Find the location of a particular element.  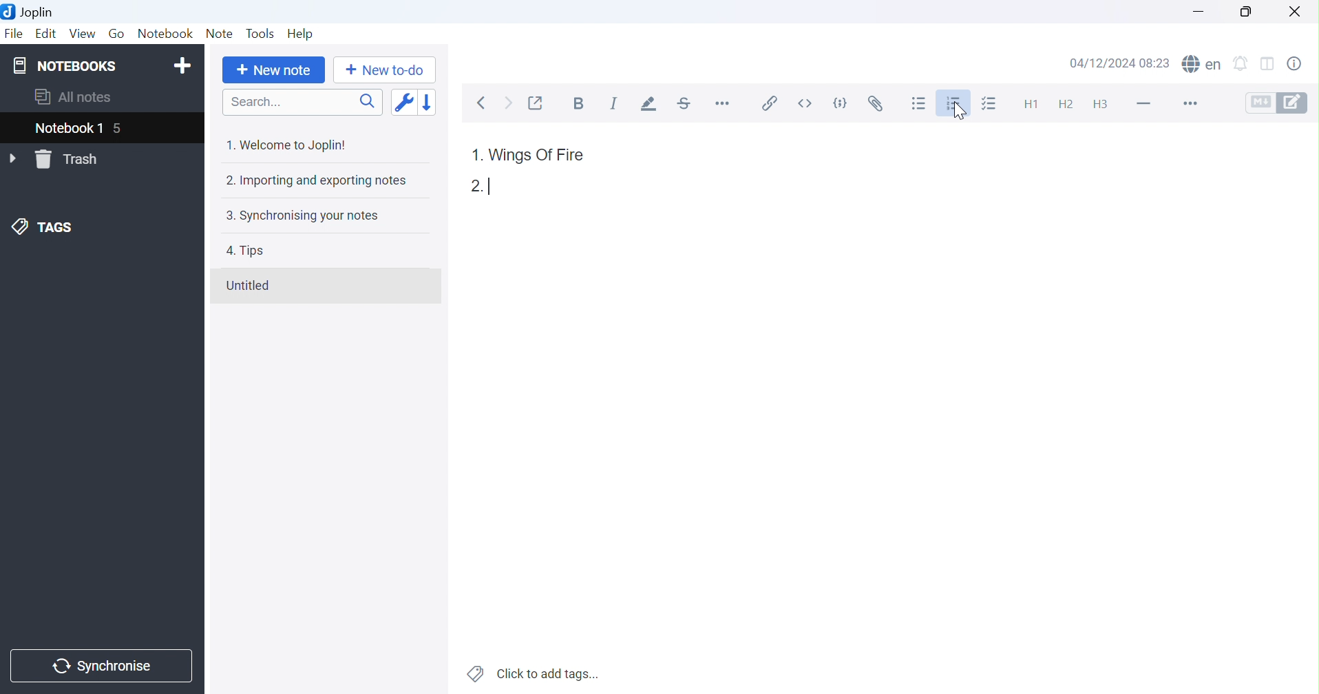

4. Tips is located at coordinates (245, 251).